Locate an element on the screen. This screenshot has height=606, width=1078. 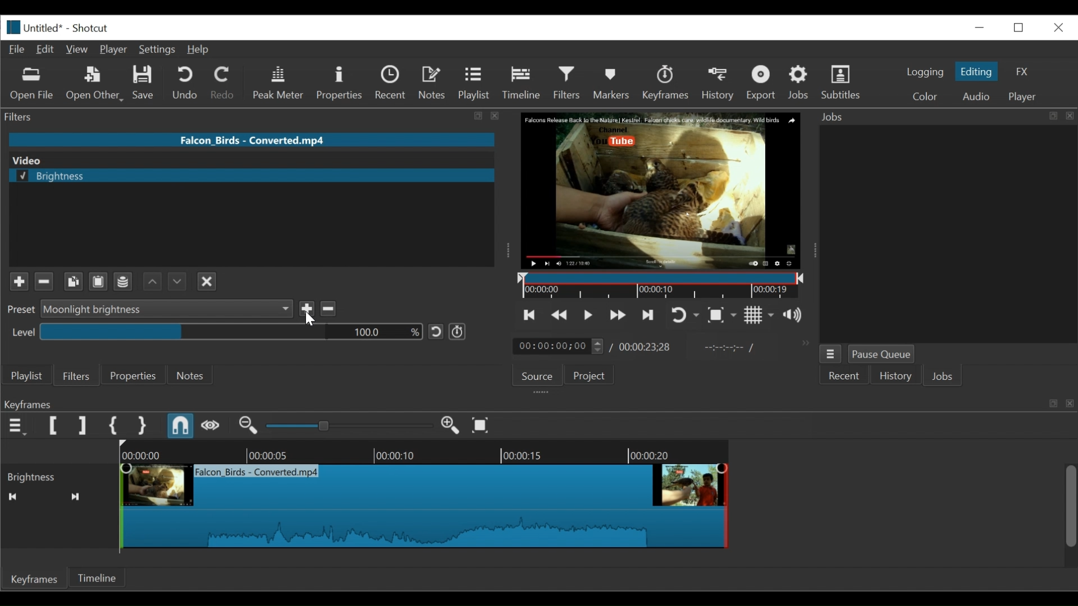
Forward is located at coordinates (177, 279).